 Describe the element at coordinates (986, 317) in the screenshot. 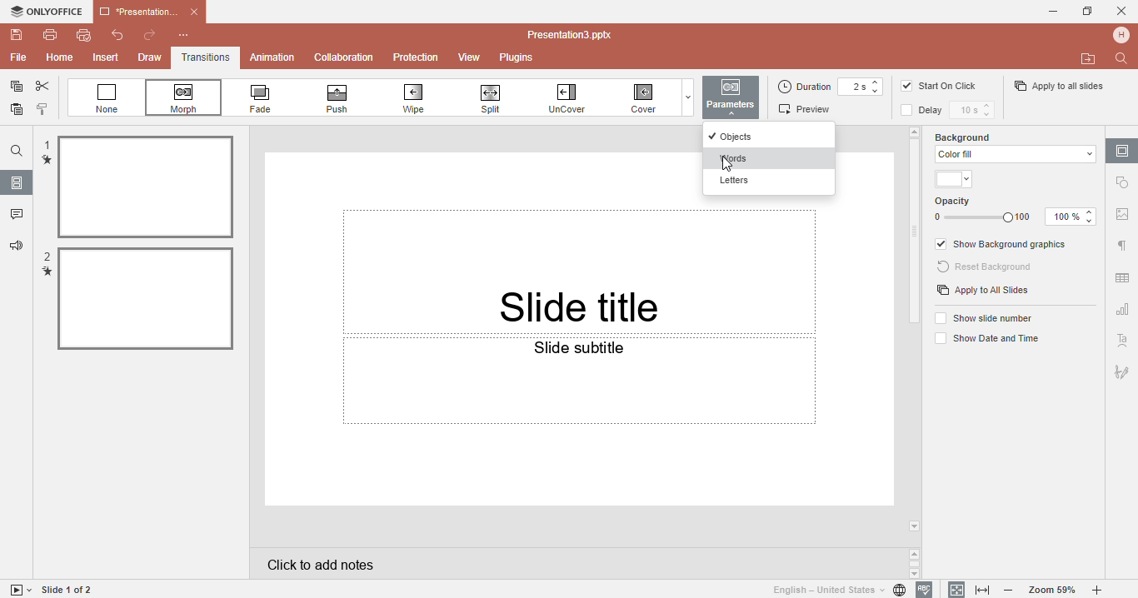

I see `Show slide numbers` at that location.